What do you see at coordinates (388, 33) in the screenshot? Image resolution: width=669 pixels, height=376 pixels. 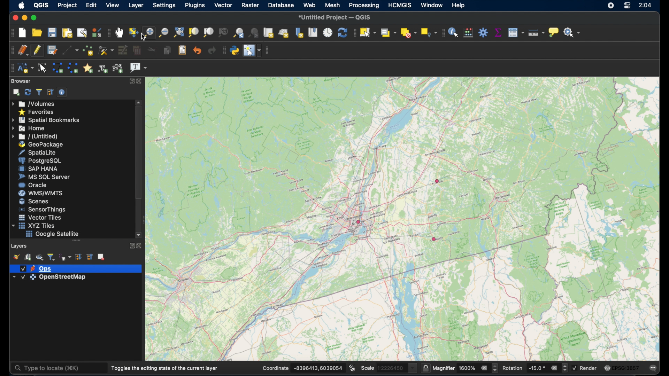 I see `select features by value` at bounding box center [388, 33].